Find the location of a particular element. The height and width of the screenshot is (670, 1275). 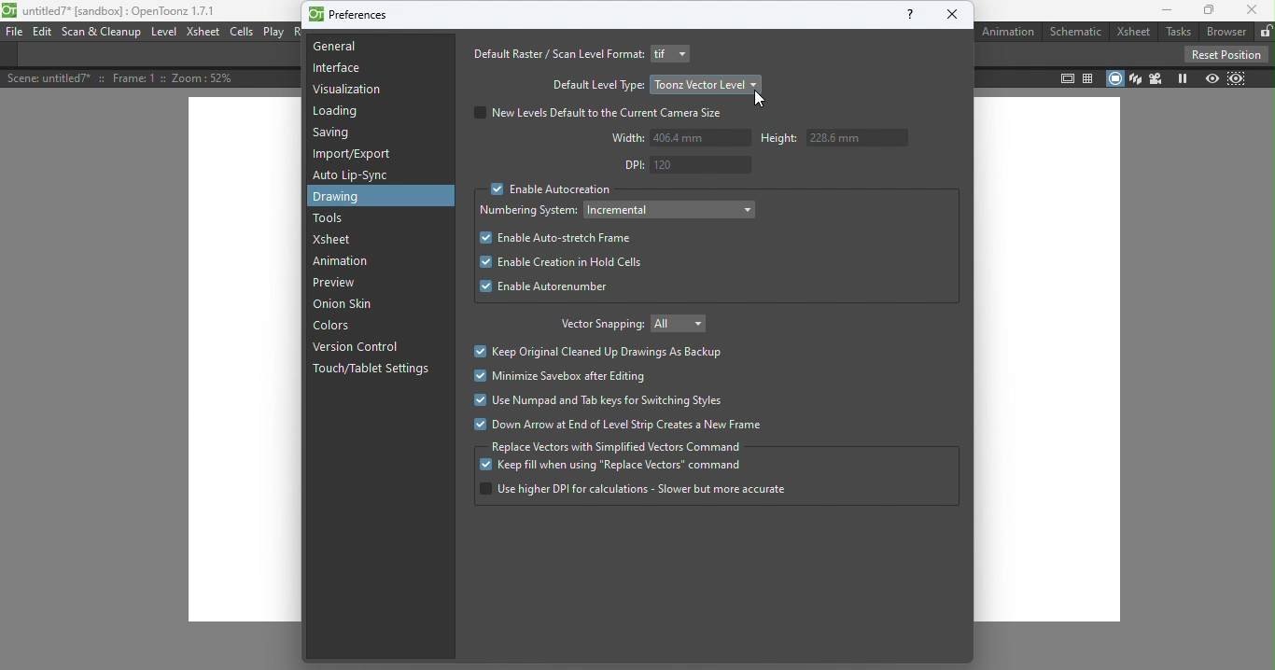

Toonz vector level is located at coordinates (707, 83).